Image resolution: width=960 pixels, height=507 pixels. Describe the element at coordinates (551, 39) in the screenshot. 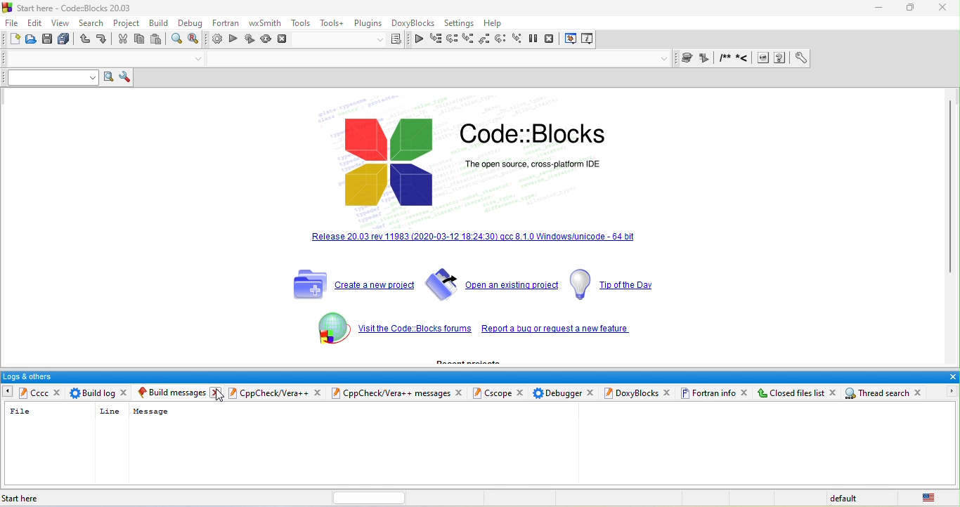

I see `stop debugger` at that location.